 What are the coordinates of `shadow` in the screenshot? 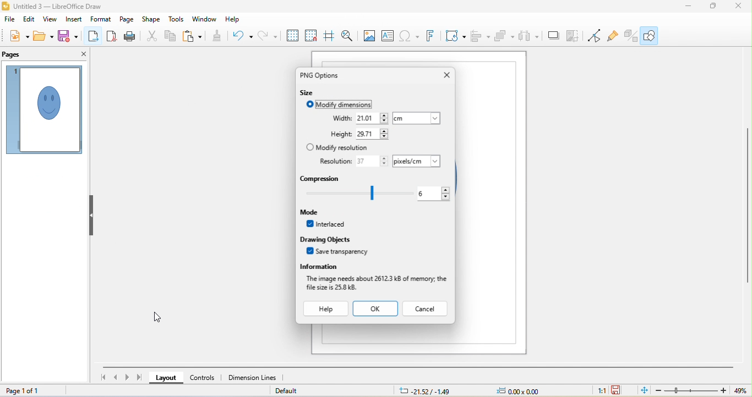 It's located at (552, 35).